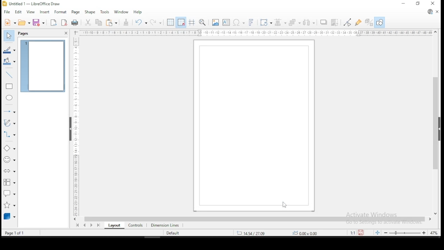  What do you see at coordinates (40, 23) in the screenshot?
I see `save` at bounding box center [40, 23].